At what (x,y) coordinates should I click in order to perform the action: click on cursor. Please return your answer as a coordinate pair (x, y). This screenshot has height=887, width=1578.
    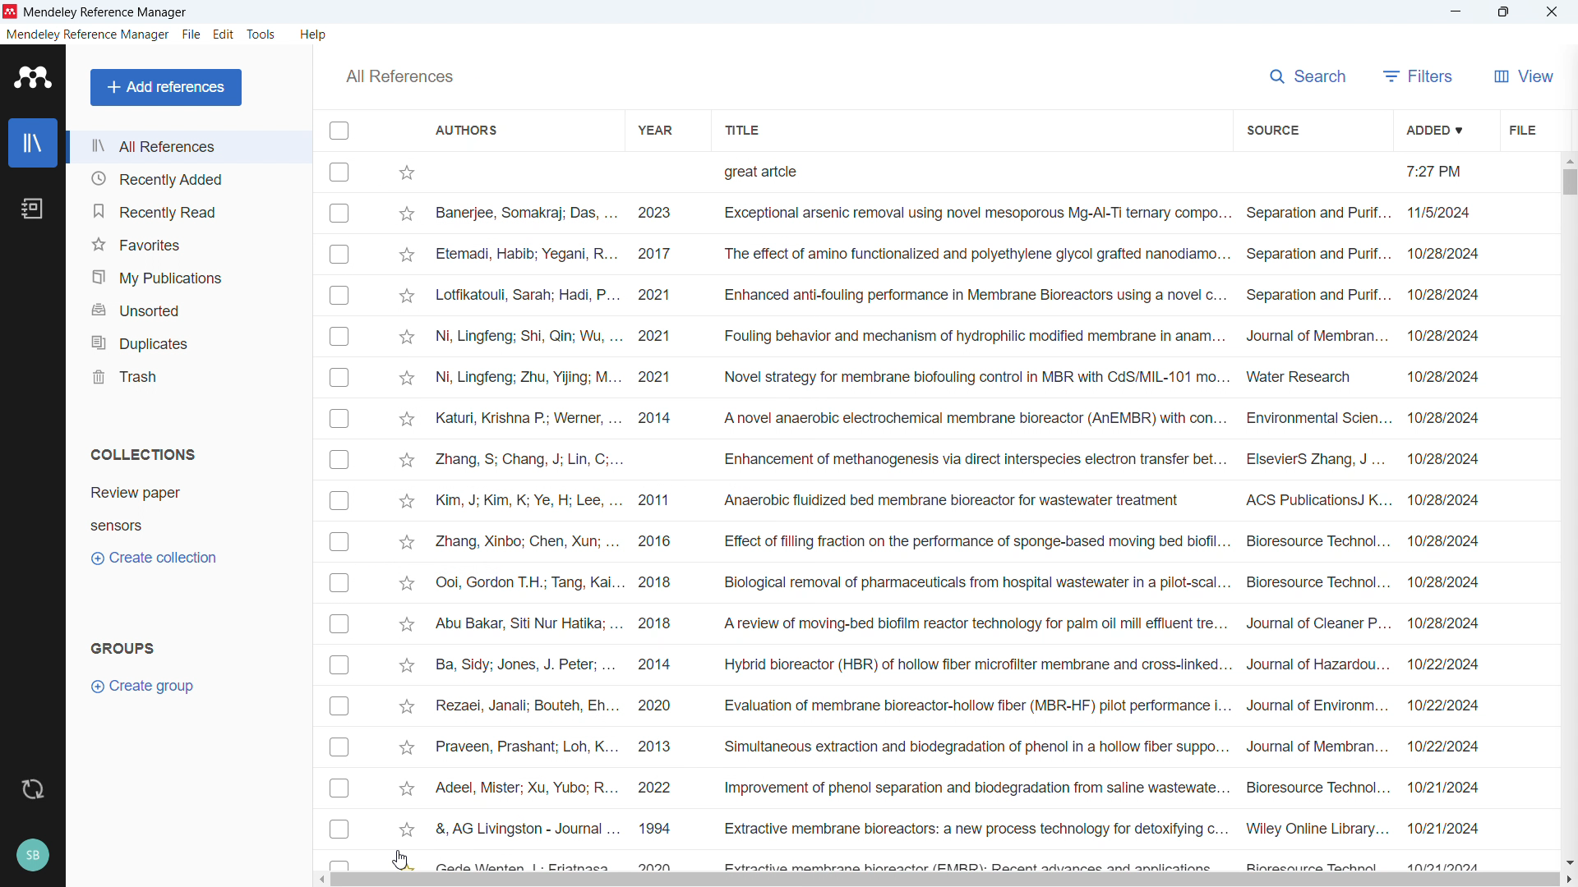
    Looking at the image, I should click on (401, 858).